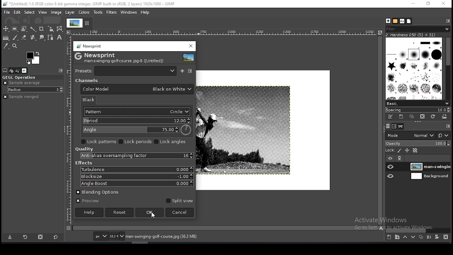 This screenshot has width=453, height=255. What do you see at coordinates (42, 12) in the screenshot?
I see `view` at bounding box center [42, 12].